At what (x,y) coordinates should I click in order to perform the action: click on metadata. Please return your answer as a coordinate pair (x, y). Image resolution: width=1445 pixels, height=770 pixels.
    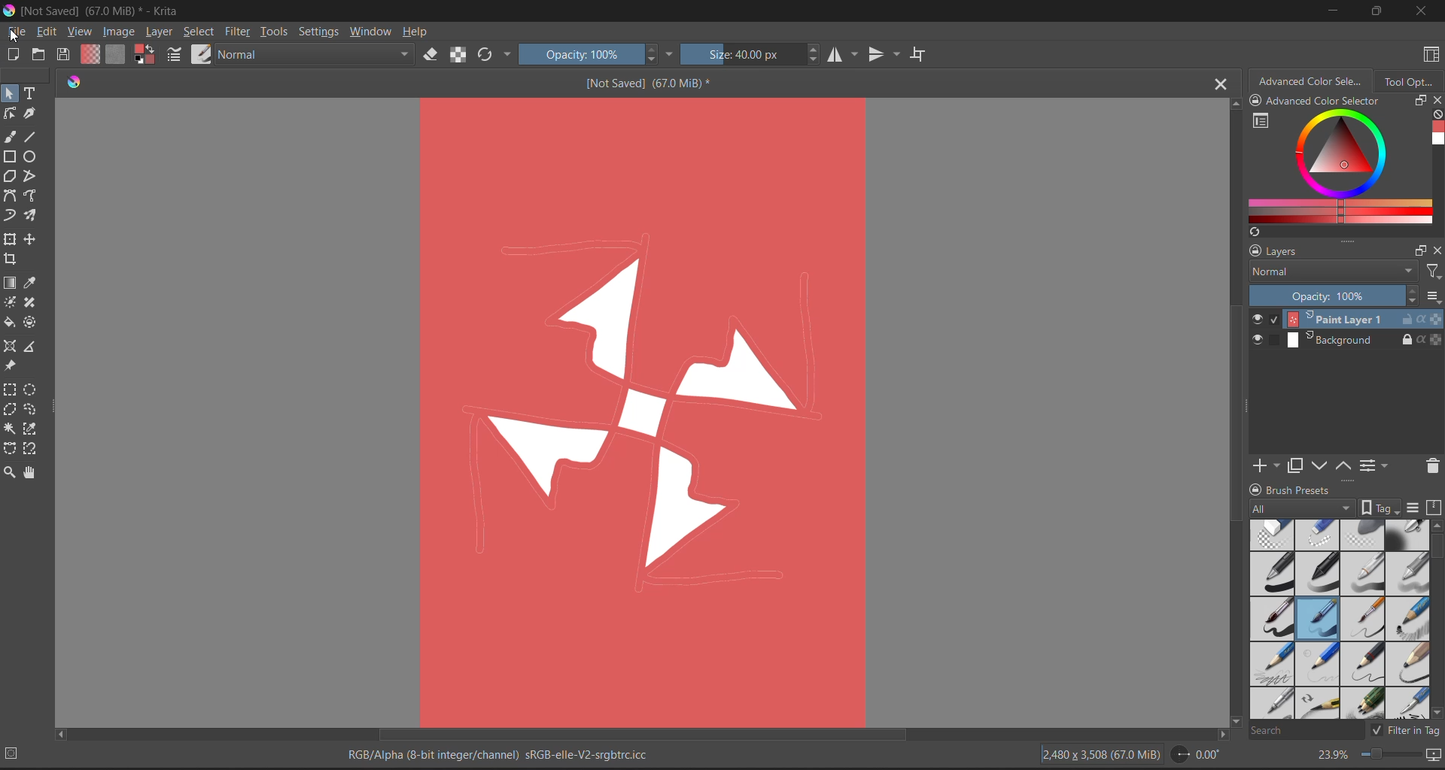
    Looking at the image, I should click on (507, 752).